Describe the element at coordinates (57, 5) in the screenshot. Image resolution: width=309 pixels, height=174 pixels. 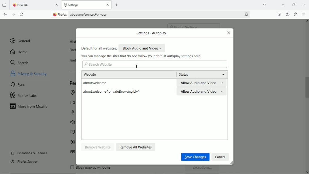
I see `close` at that location.